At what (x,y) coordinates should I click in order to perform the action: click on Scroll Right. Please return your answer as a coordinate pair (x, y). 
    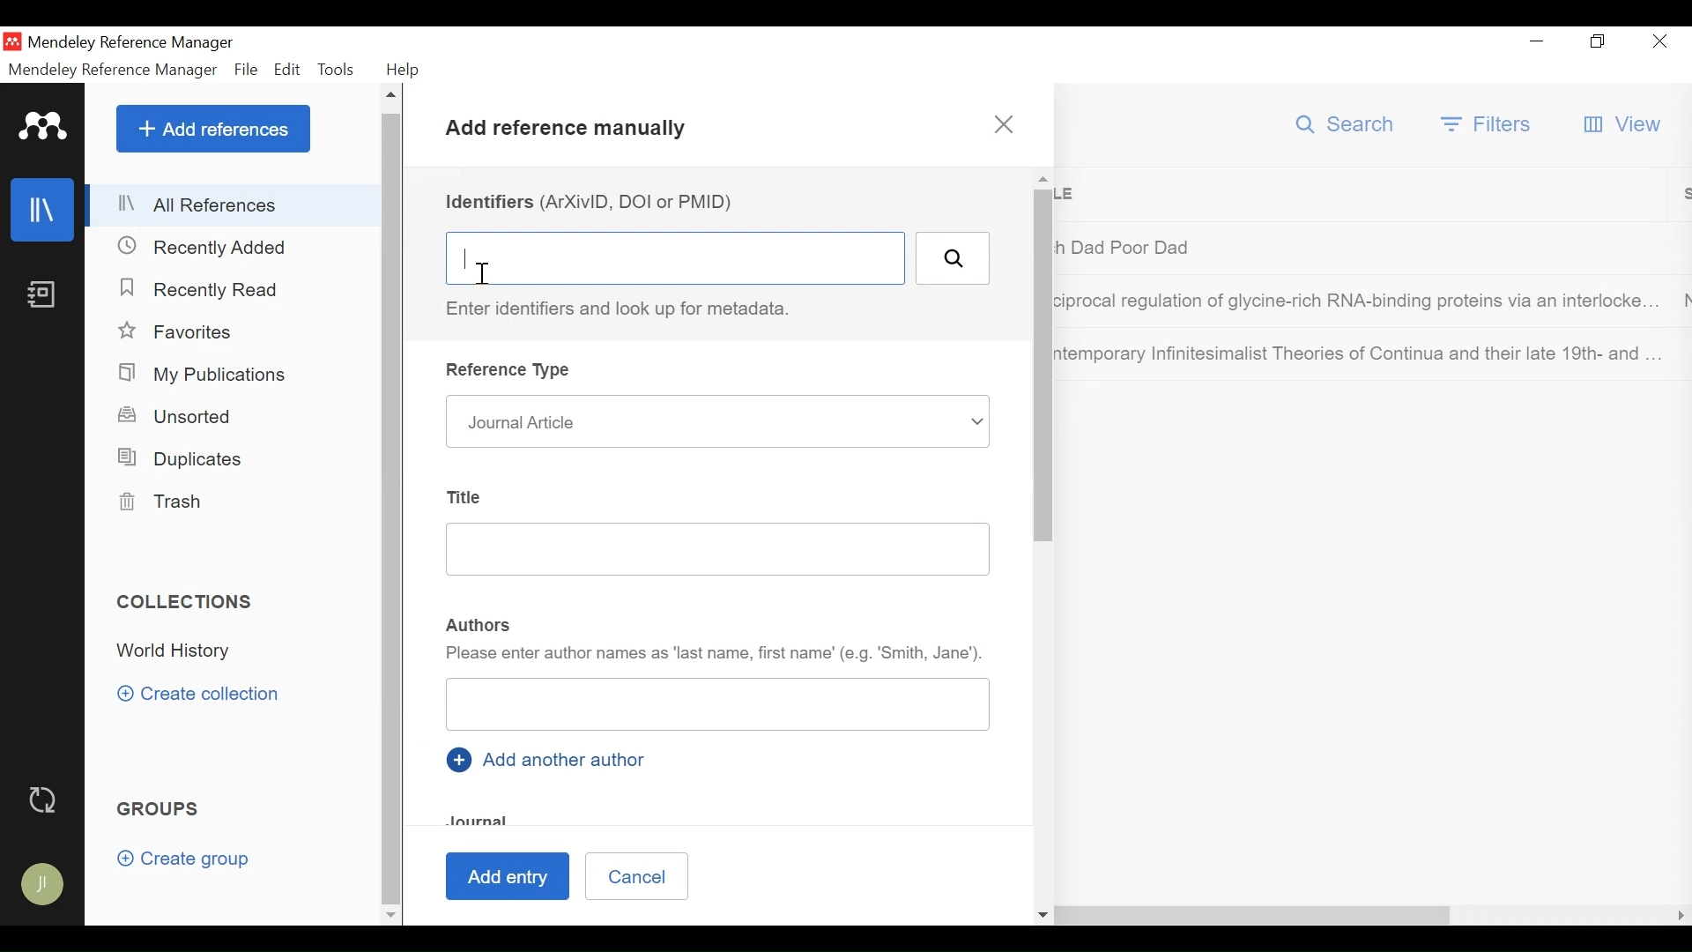
    Looking at the image, I should click on (1679, 916).